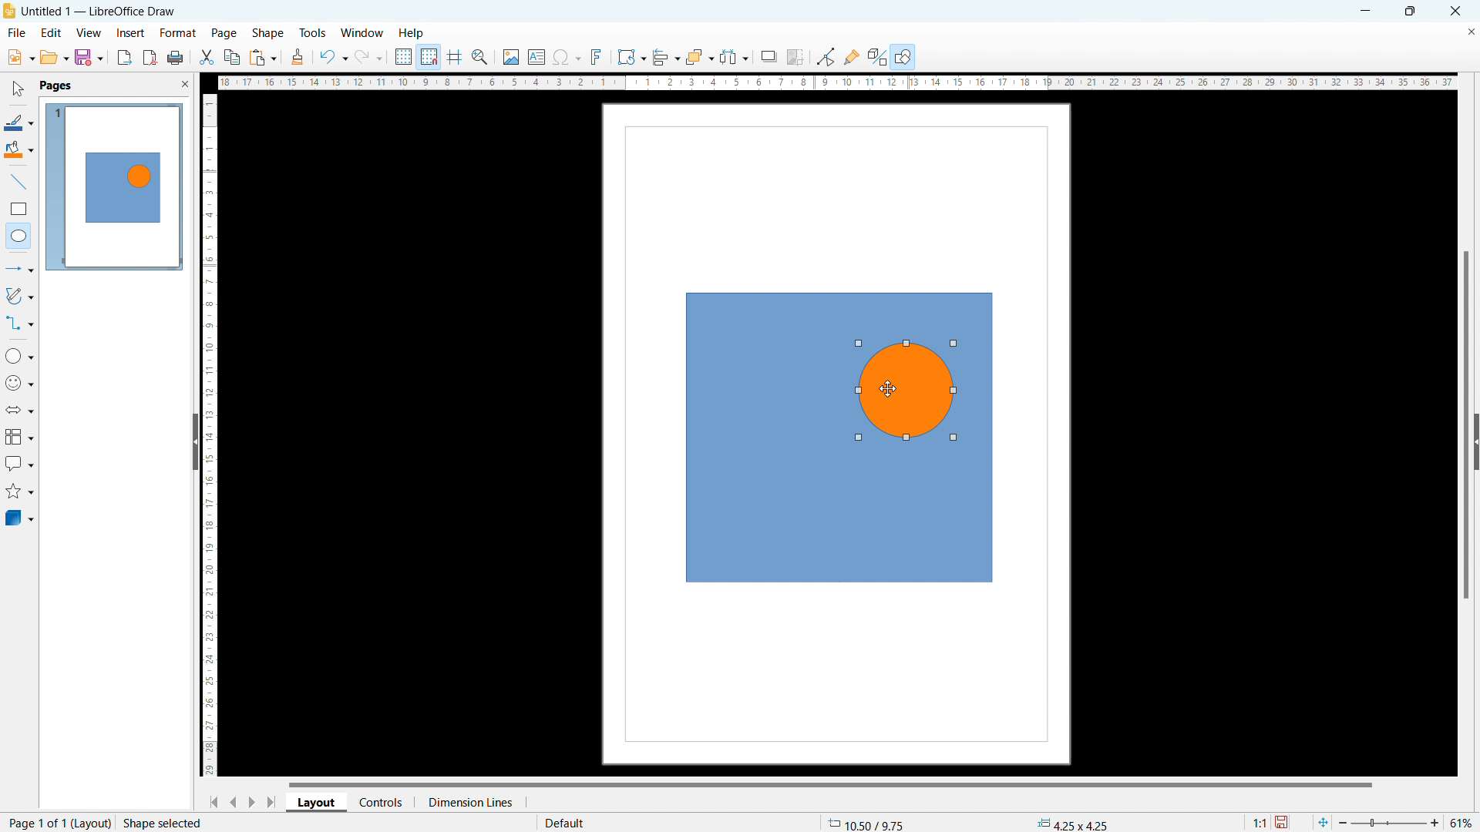  What do you see at coordinates (19, 183) in the screenshot?
I see `line` at bounding box center [19, 183].